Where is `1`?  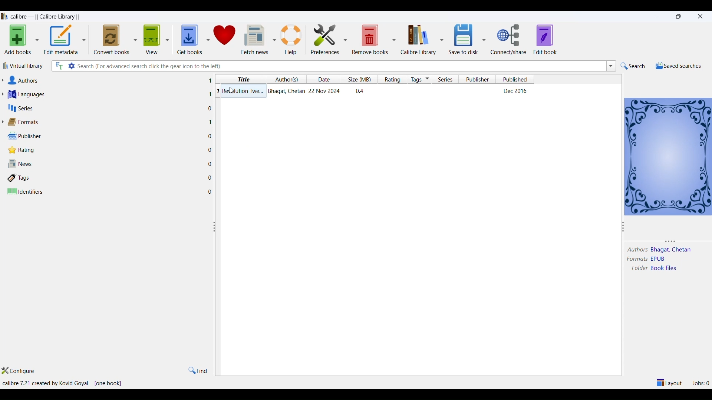
1 is located at coordinates (211, 122).